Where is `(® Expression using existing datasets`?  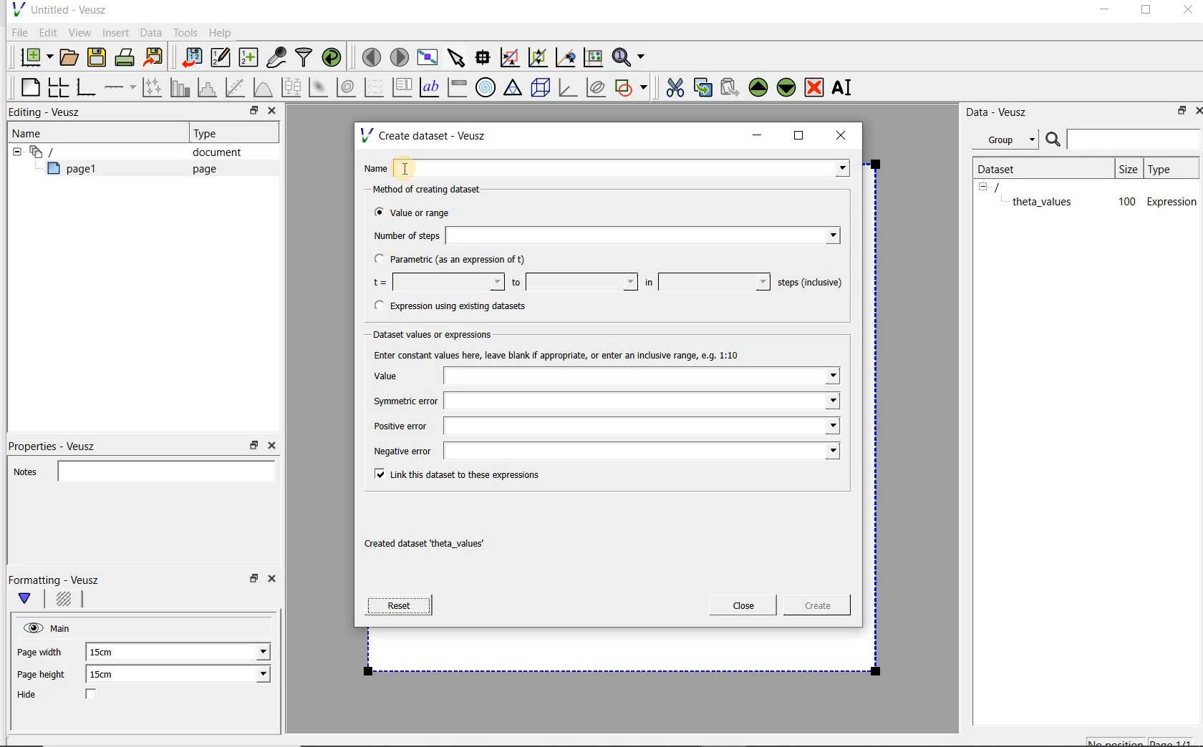
(® Expression using existing datasets is located at coordinates (460, 306).